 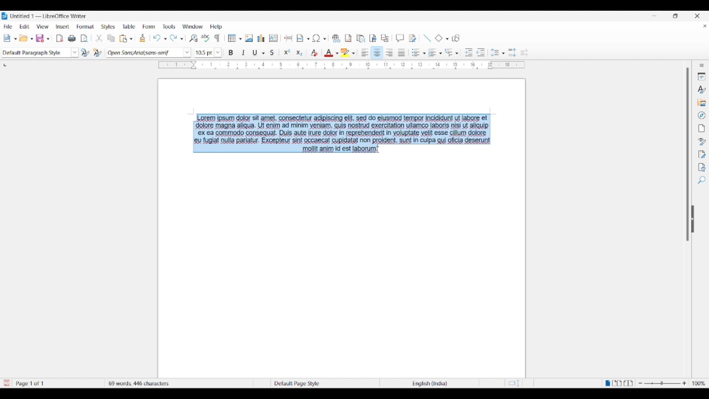 What do you see at coordinates (165, 39) in the screenshot?
I see `Undo specific action` at bounding box center [165, 39].